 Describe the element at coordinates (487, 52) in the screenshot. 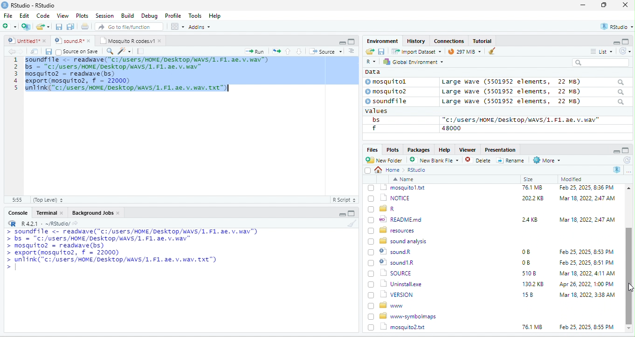

I see `brush` at that location.